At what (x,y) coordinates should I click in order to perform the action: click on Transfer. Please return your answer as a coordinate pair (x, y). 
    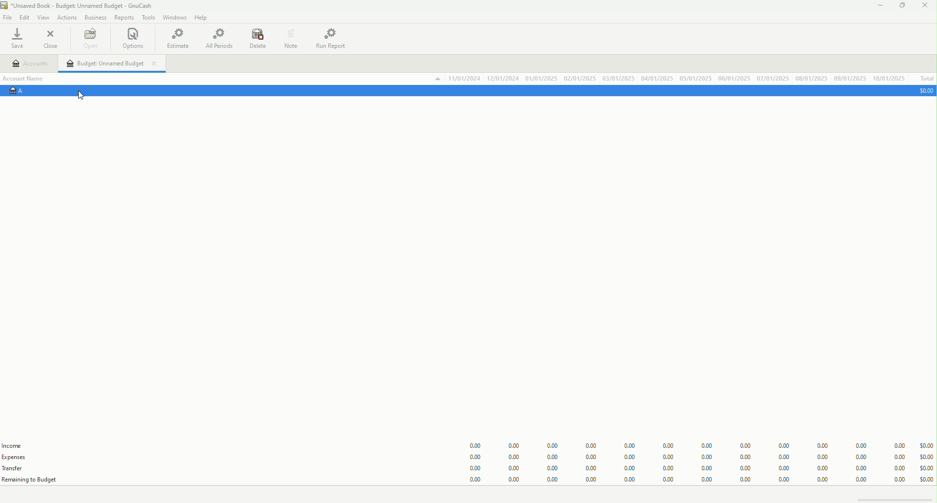
    Looking at the image, I should click on (15, 467).